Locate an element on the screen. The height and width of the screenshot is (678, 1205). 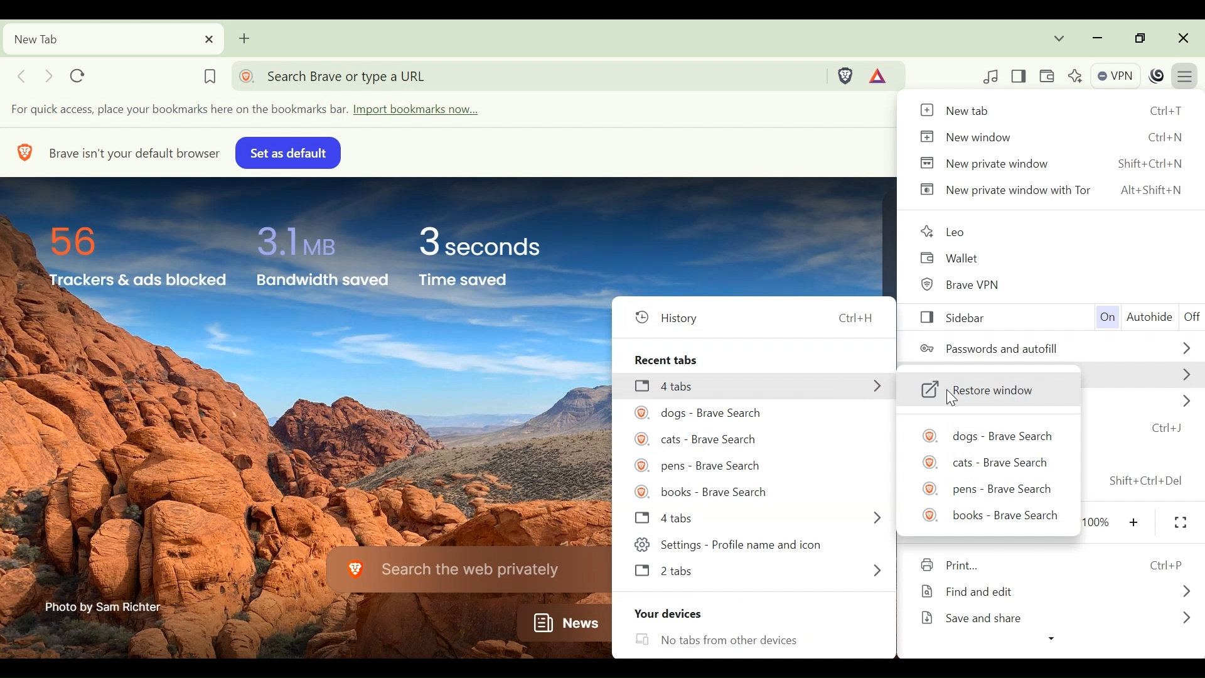
 is located at coordinates (956, 230).